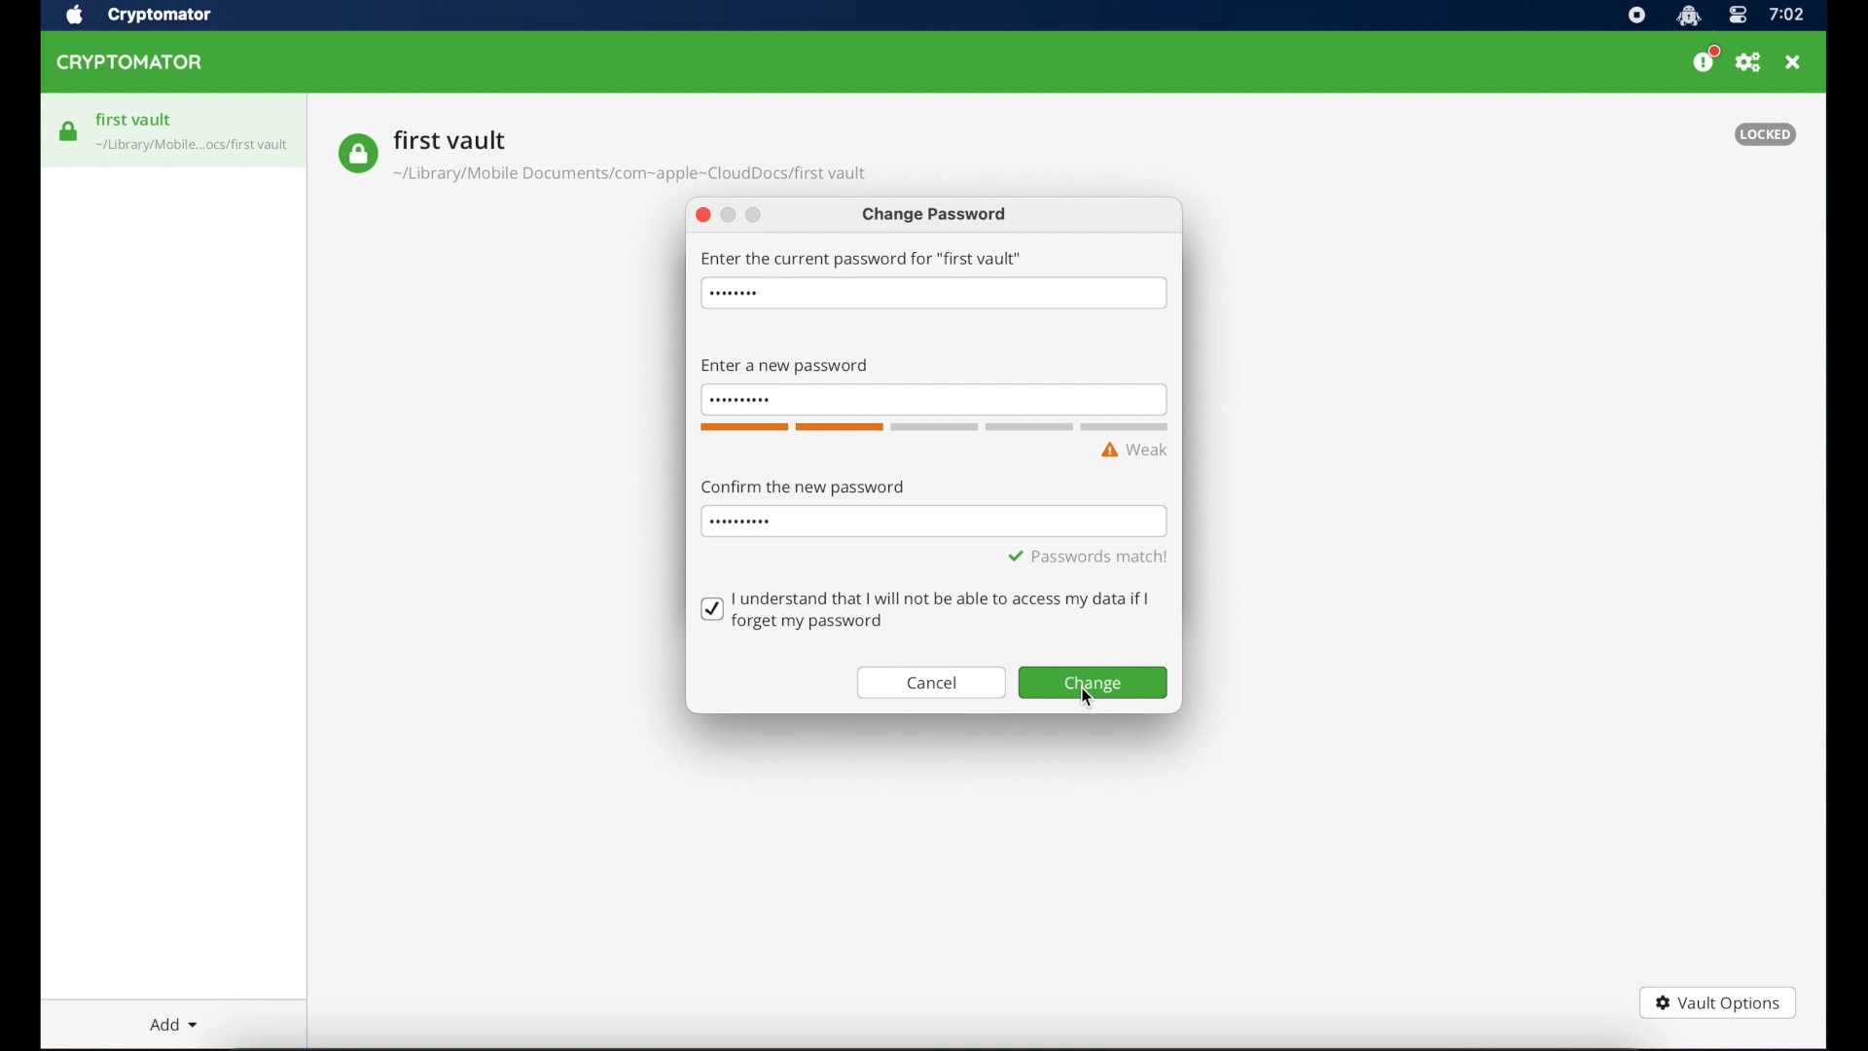  Describe the element at coordinates (159, 17) in the screenshot. I see `crytptomator` at that location.